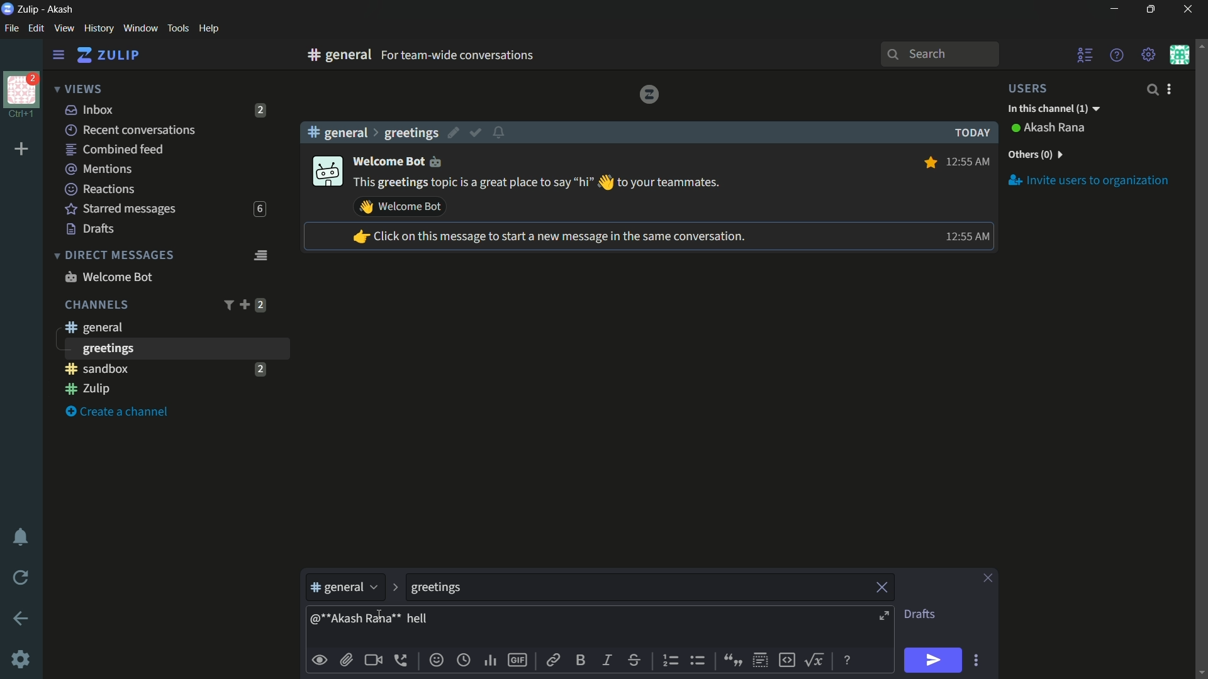 This screenshot has height=679, width=1208. I want to click on channels, so click(96, 305).